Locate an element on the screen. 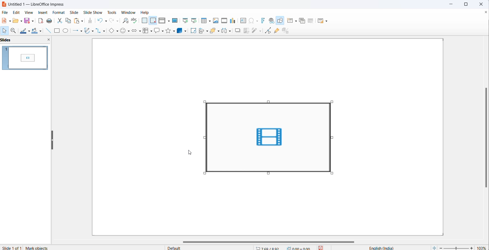  draw shapes tool is located at coordinates (281, 21).